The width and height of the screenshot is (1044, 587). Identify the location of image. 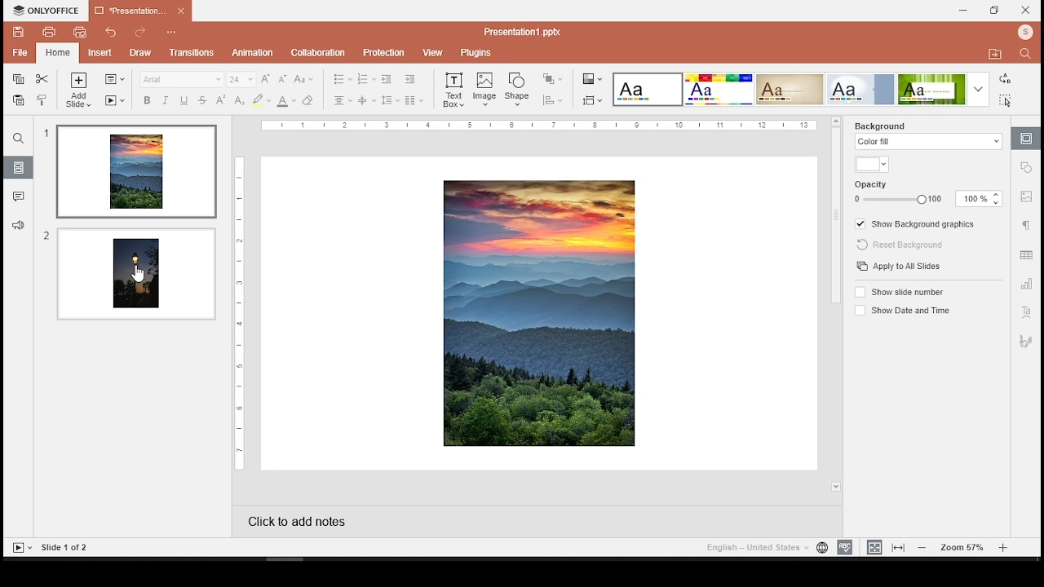
(540, 312).